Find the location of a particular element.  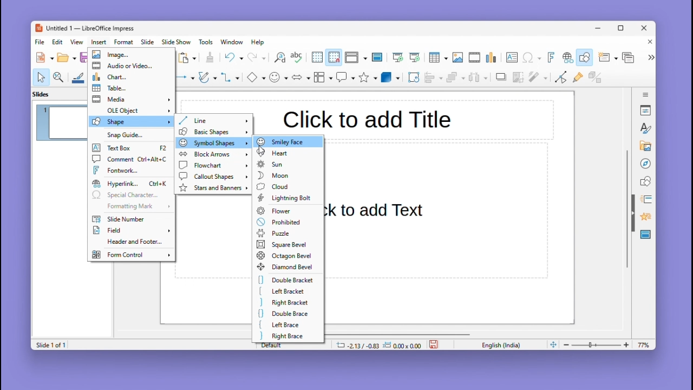

Flower is located at coordinates (289, 210).